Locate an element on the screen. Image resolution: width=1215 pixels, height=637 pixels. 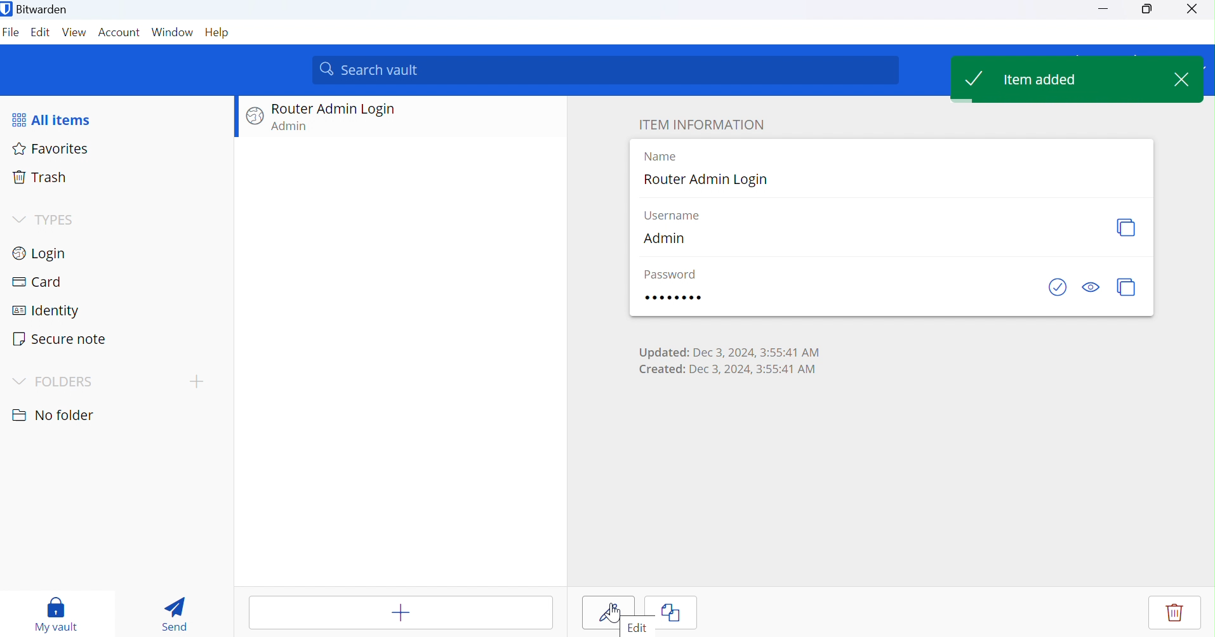
Login is located at coordinates (40, 252).